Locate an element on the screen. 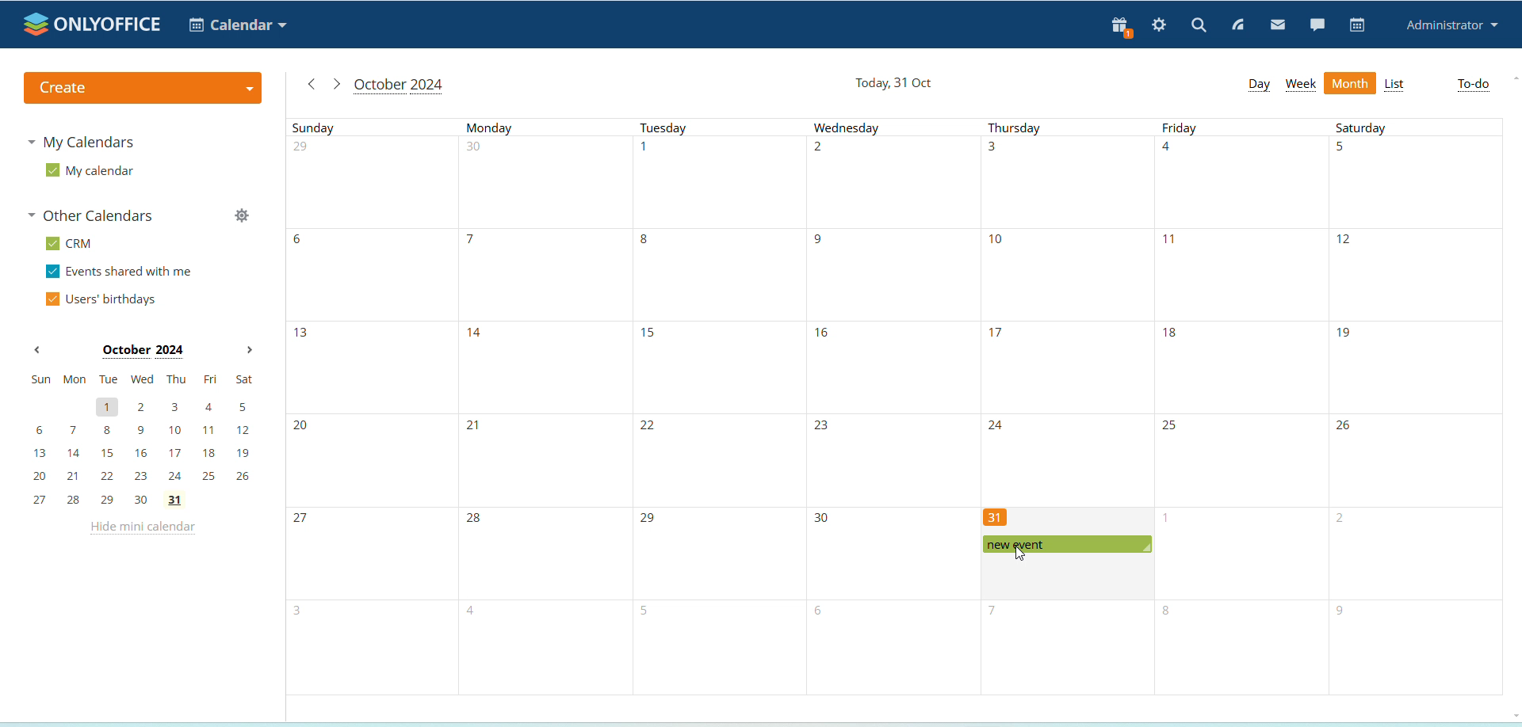 The height and width of the screenshot is (727, 1522). monday is located at coordinates (543, 406).